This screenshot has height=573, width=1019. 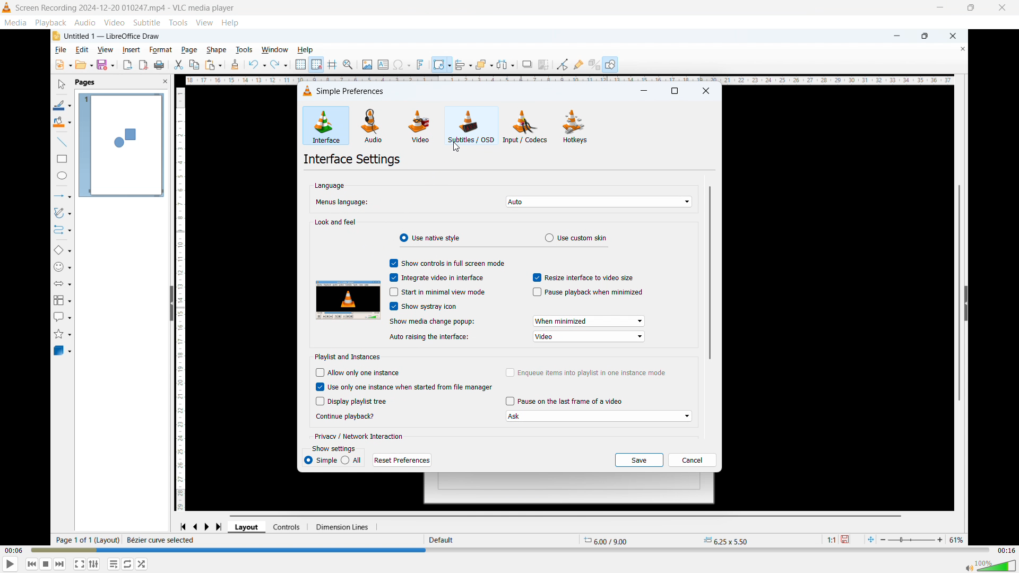 What do you see at coordinates (402, 459) in the screenshot?
I see `Reset preferences` at bounding box center [402, 459].